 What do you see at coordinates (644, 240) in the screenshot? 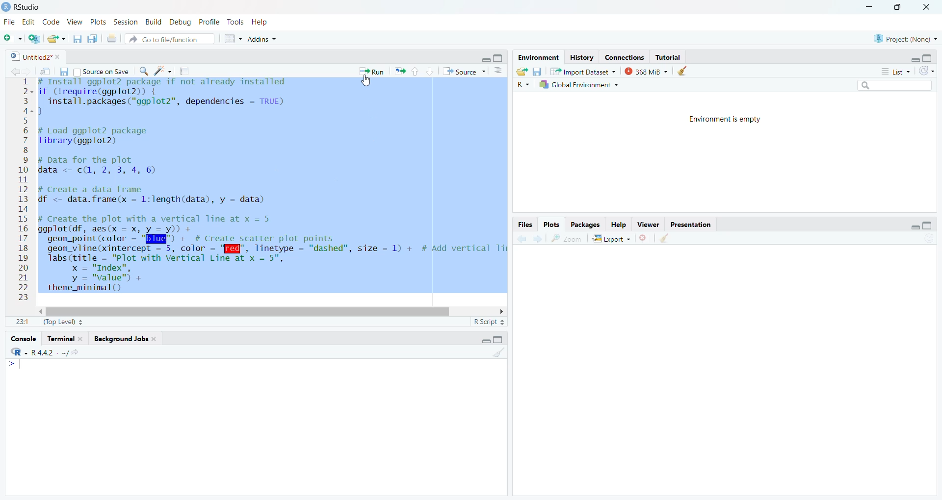
I see `close` at bounding box center [644, 240].